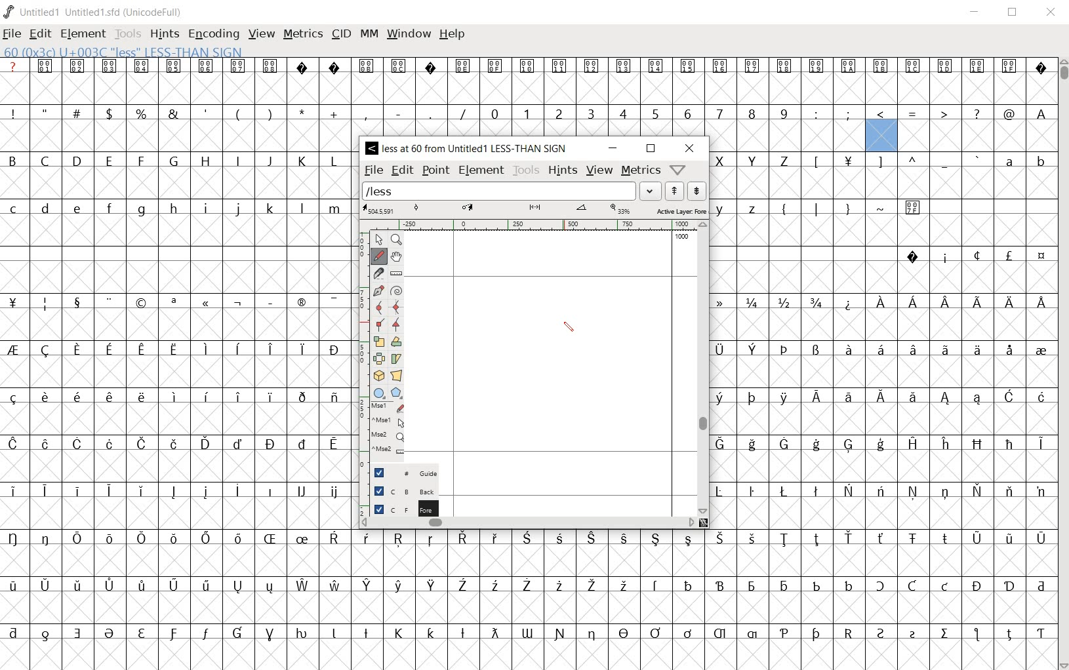 The height and width of the screenshot is (670, 1069). Describe the element at coordinates (1013, 12) in the screenshot. I see `restore down` at that location.